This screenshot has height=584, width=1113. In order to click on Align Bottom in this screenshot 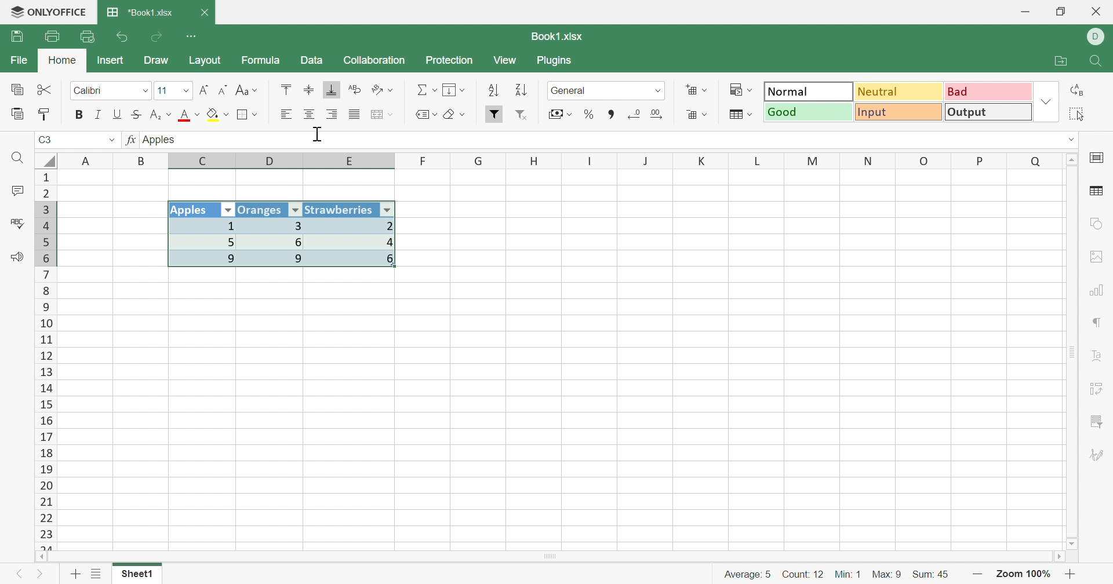, I will do `click(332, 90)`.